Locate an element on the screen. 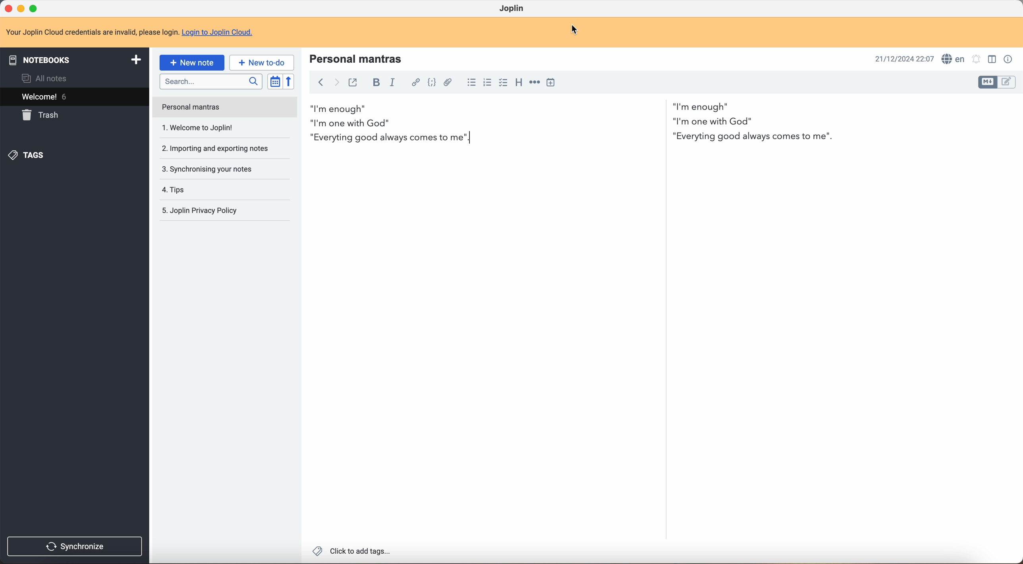 The width and height of the screenshot is (1023, 564). click to add tags is located at coordinates (350, 552).